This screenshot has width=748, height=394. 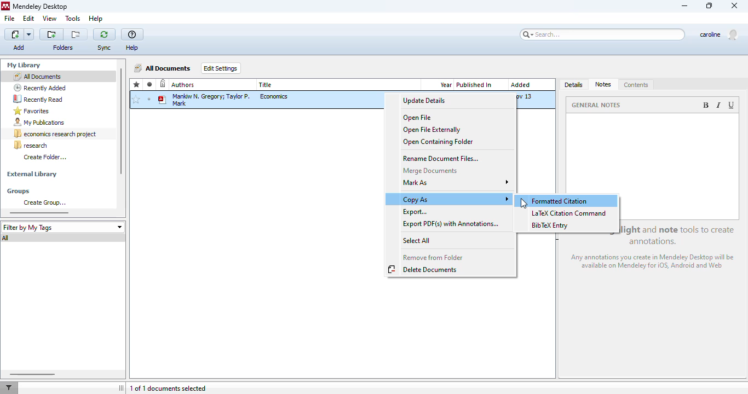 I want to click on remove from folder, so click(x=434, y=257).